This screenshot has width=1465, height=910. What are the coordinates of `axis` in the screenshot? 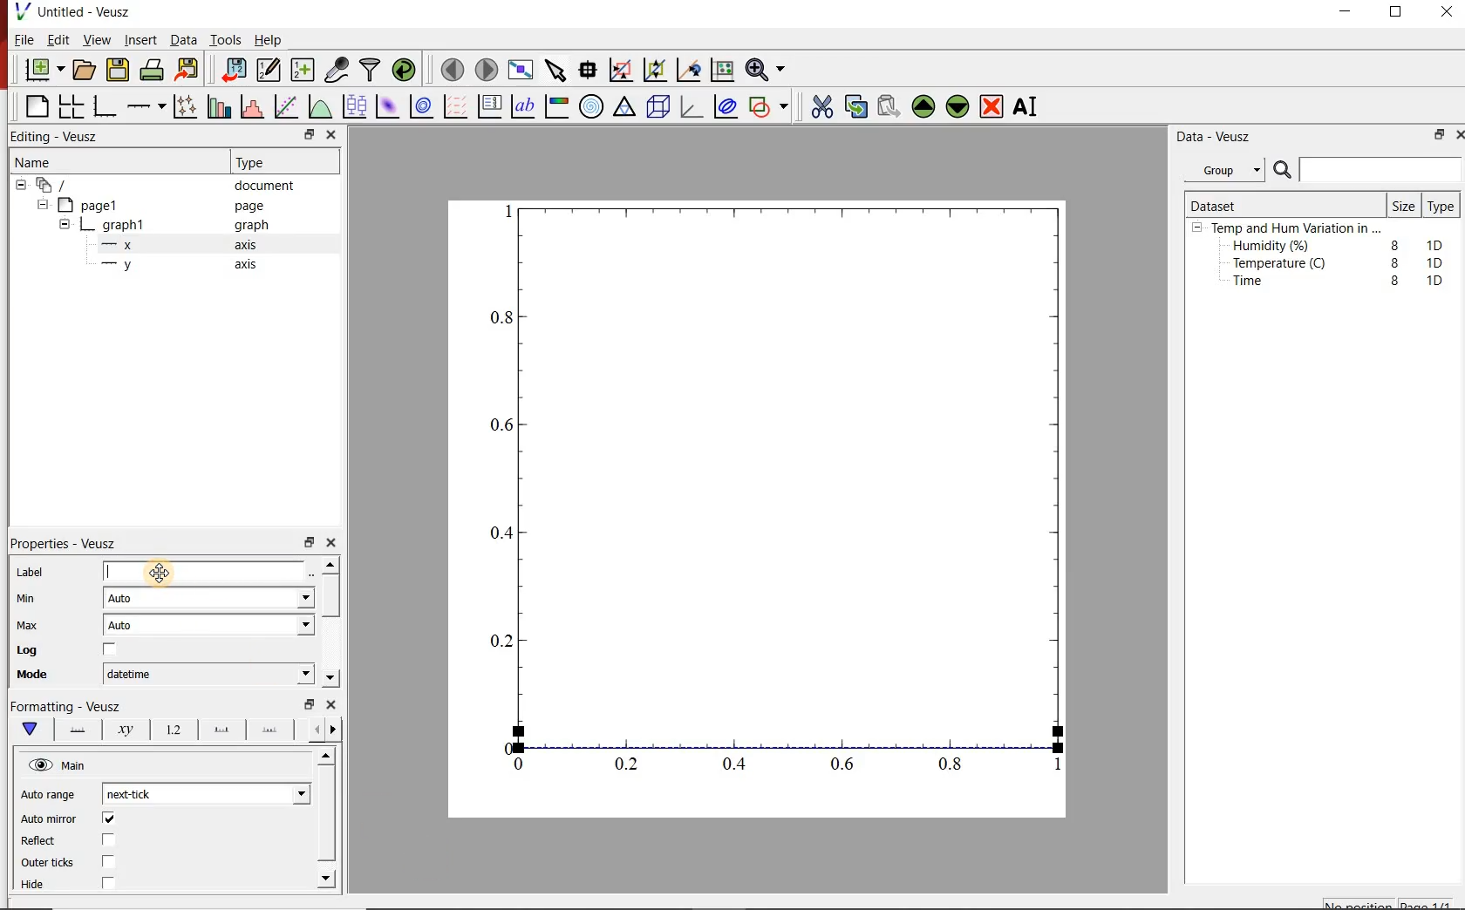 It's located at (251, 247).